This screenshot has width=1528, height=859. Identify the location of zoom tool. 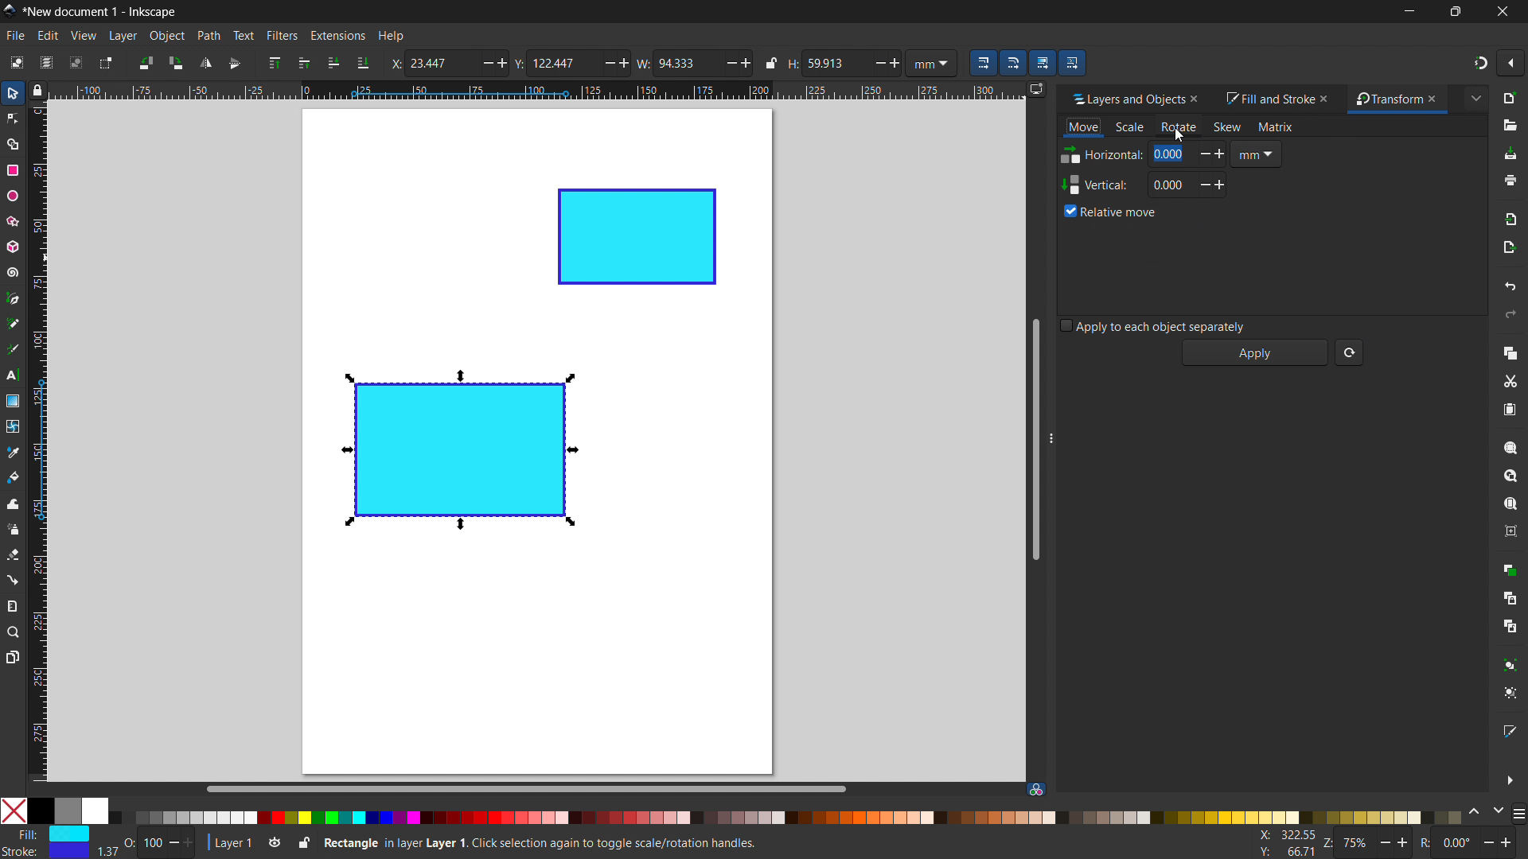
(14, 631).